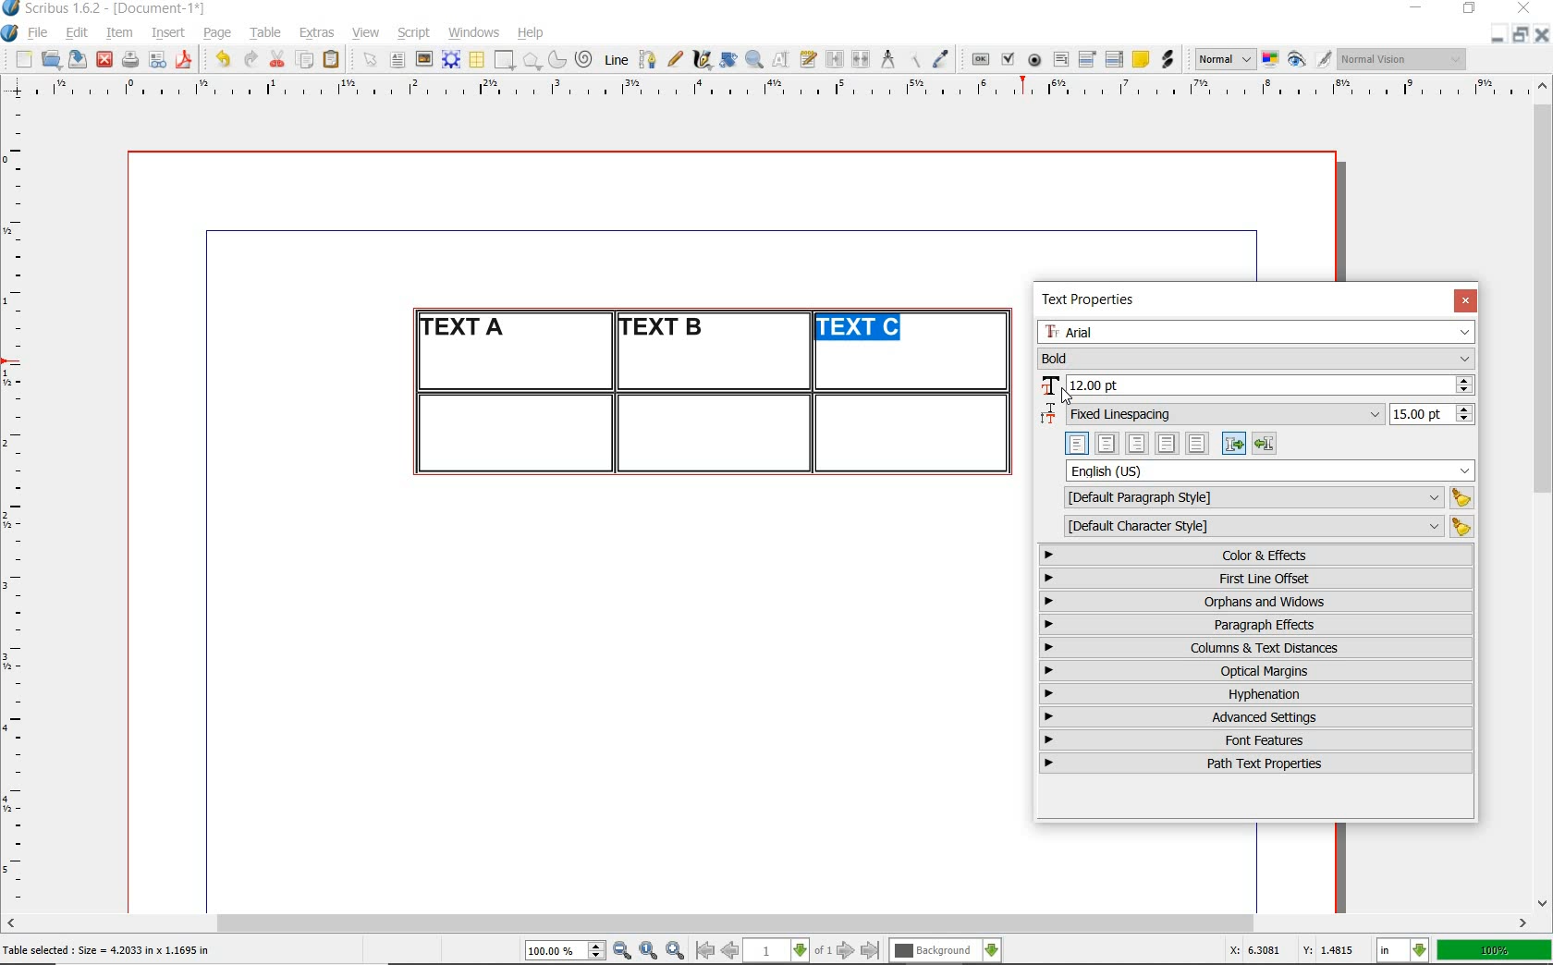 The height and width of the screenshot is (965, 1553). I want to click on pdf radio button, so click(1034, 62).